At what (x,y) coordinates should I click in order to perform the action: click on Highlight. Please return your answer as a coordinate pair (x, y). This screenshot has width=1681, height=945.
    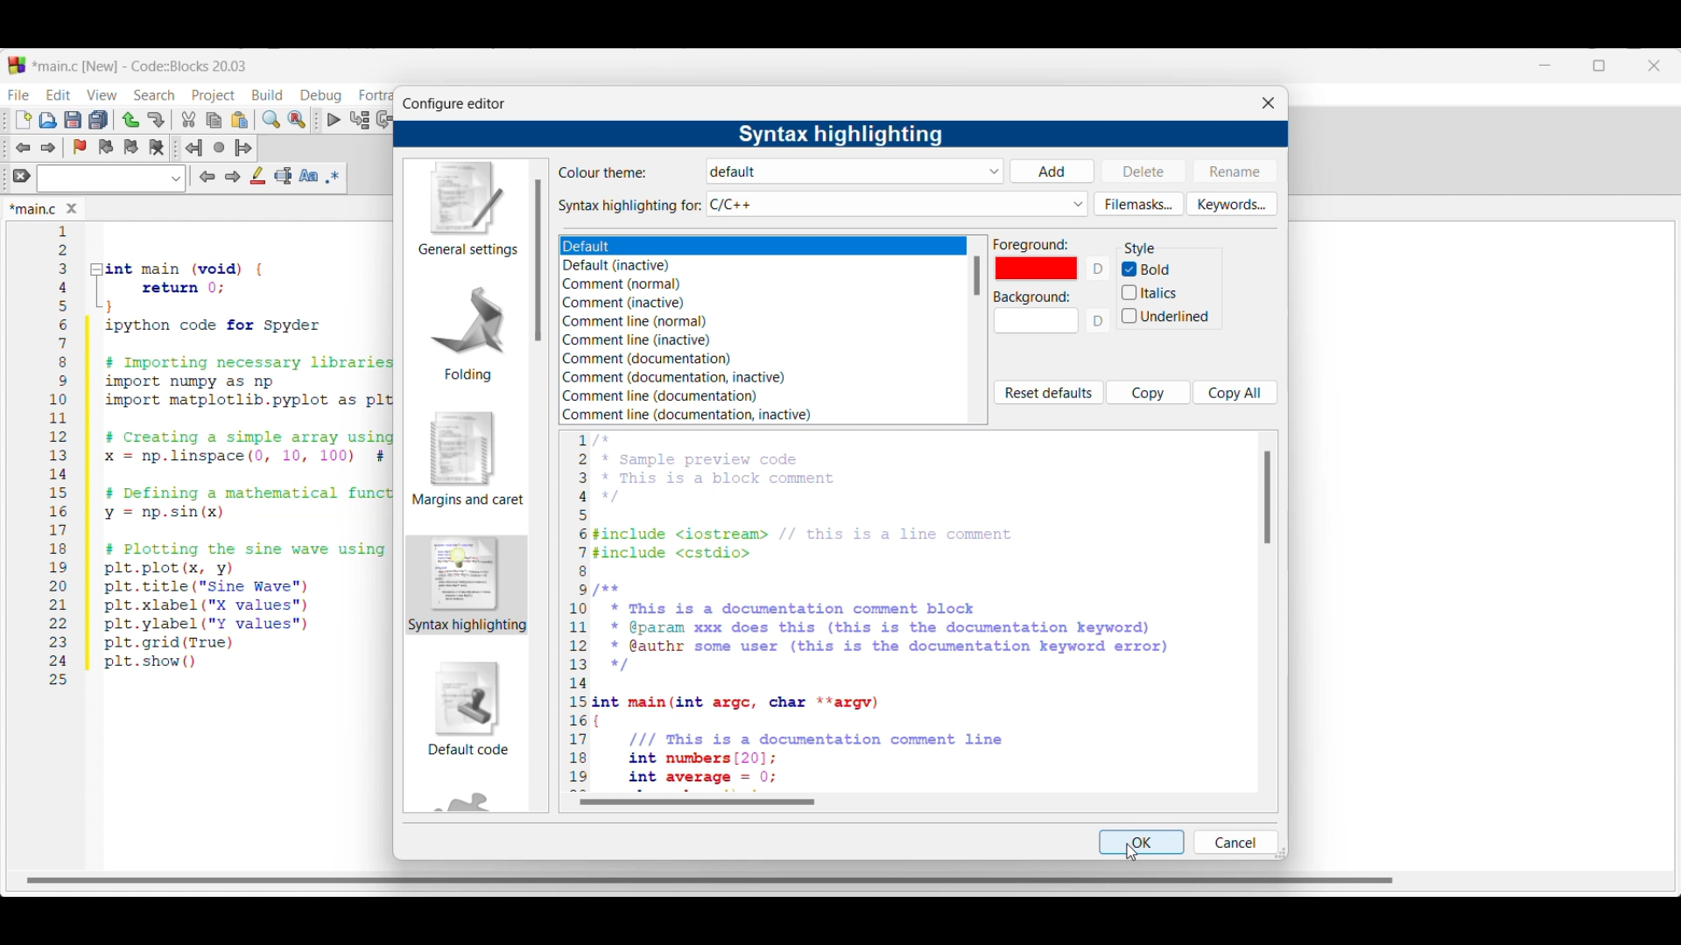
    Looking at the image, I should click on (257, 175).